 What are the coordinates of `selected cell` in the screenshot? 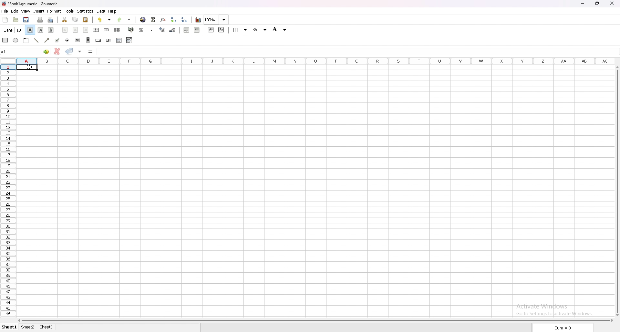 It's located at (28, 68).